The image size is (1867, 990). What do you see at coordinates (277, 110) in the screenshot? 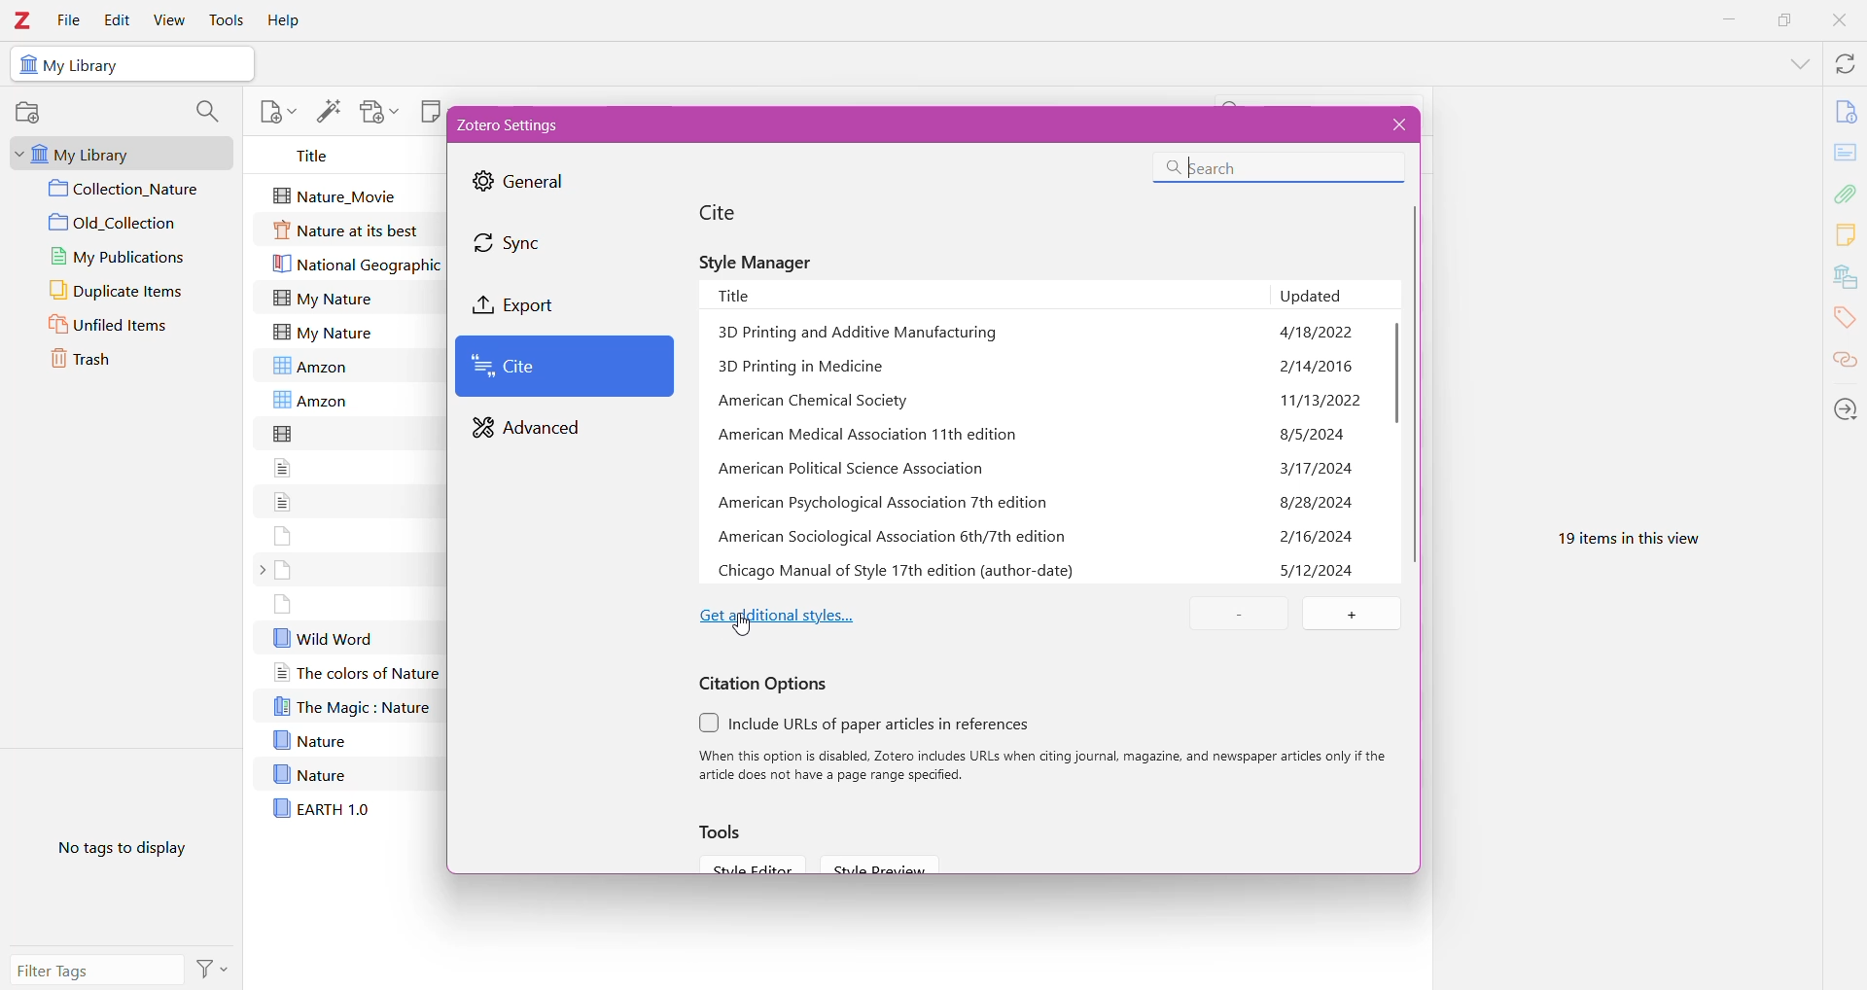
I see `New Item` at bounding box center [277, 110].